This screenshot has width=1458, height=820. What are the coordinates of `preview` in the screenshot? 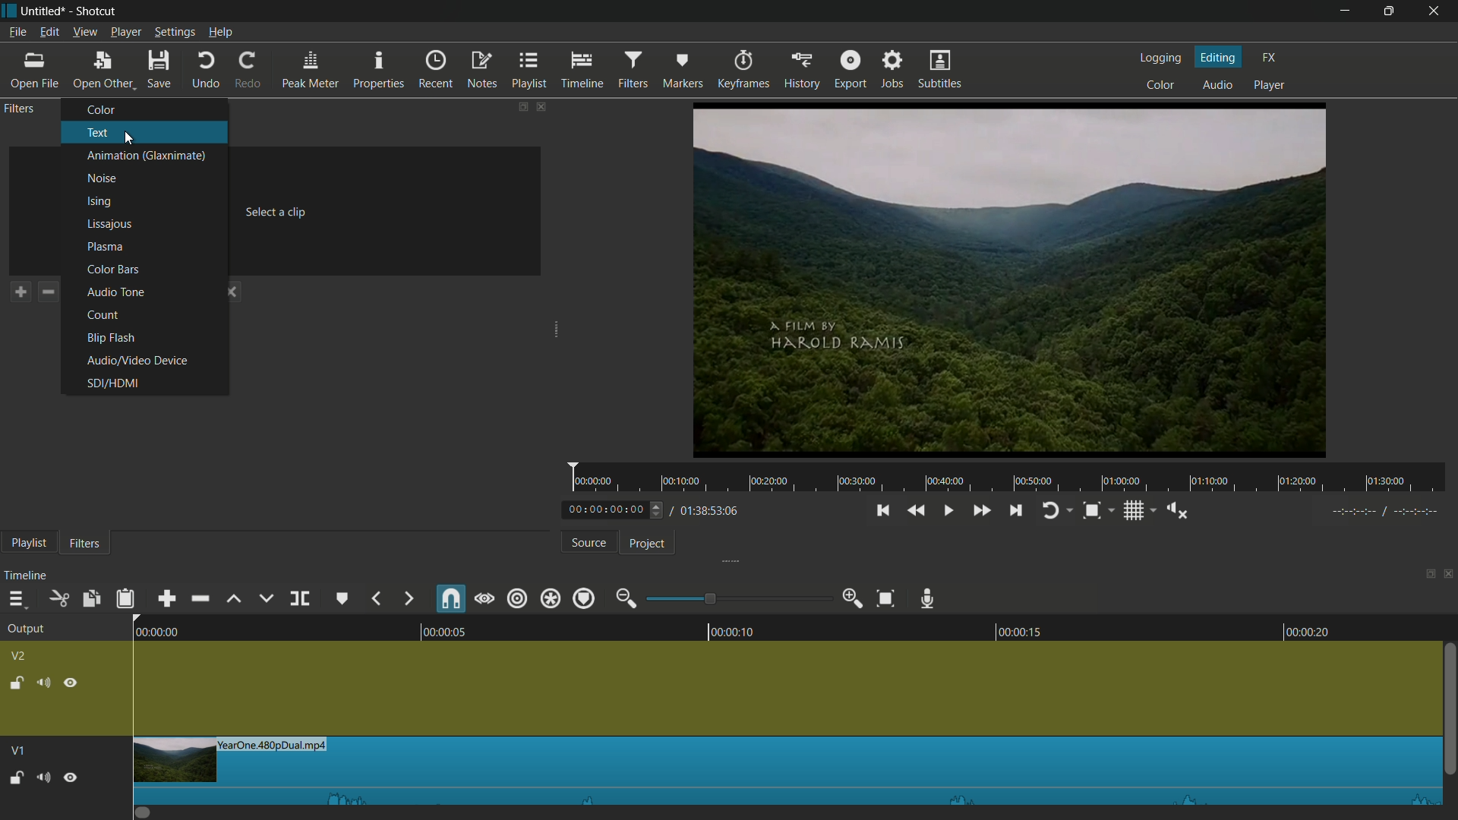 It's located at (1012, 279).